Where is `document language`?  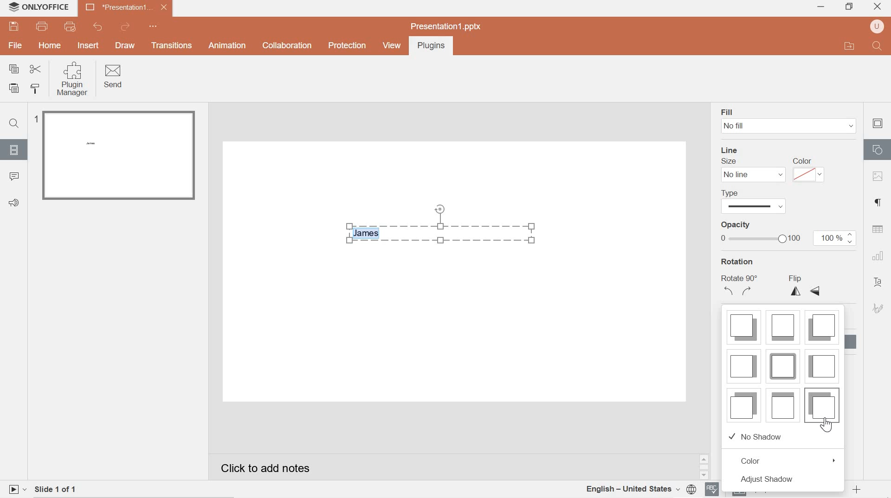
document language is located at coordinates (641, 488).